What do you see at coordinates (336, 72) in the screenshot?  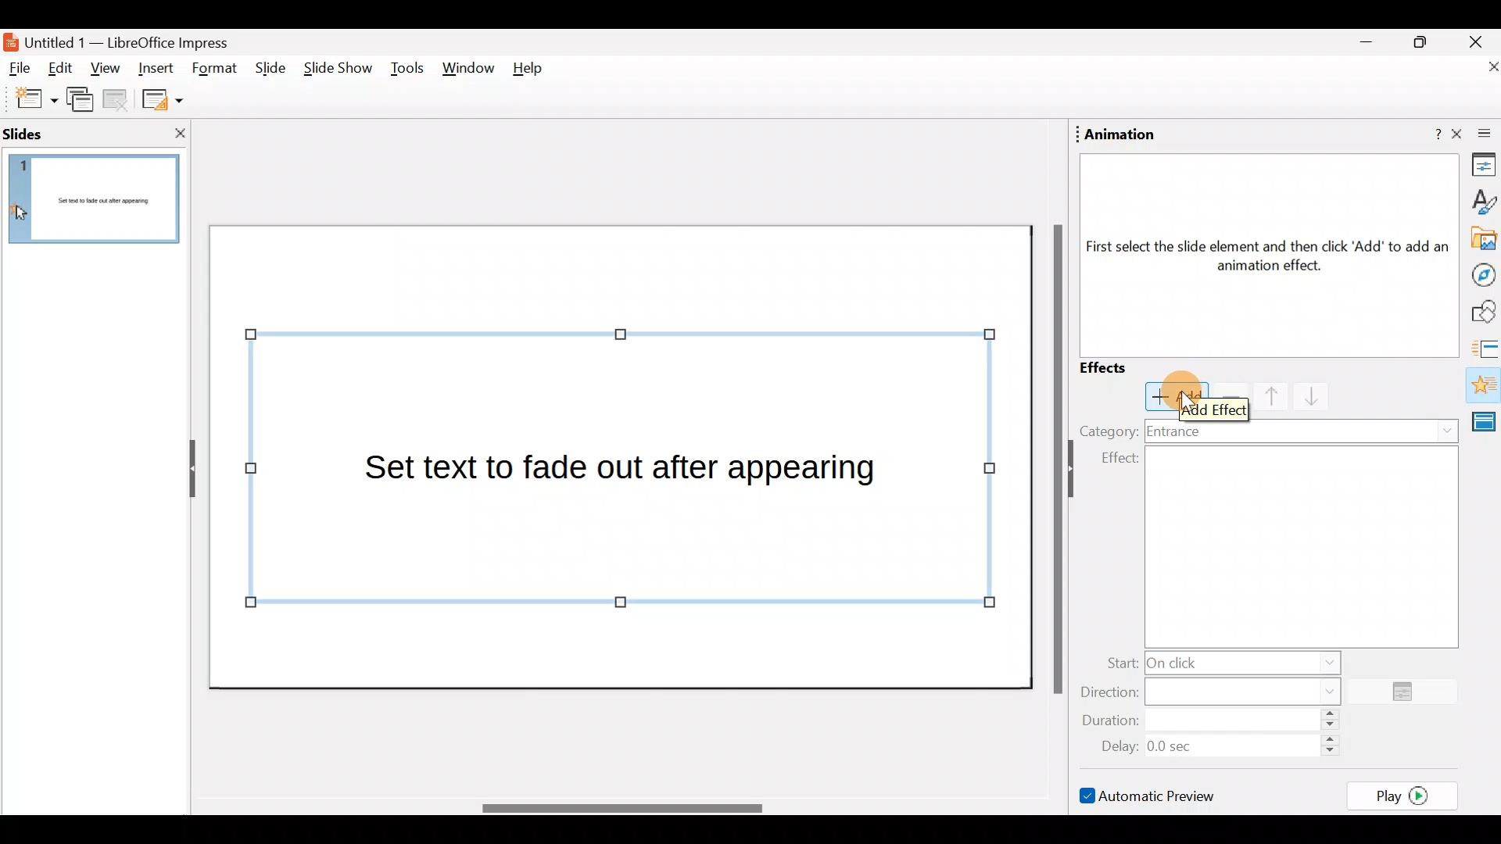 I see `Slide show` at bounding box center [336, 72].